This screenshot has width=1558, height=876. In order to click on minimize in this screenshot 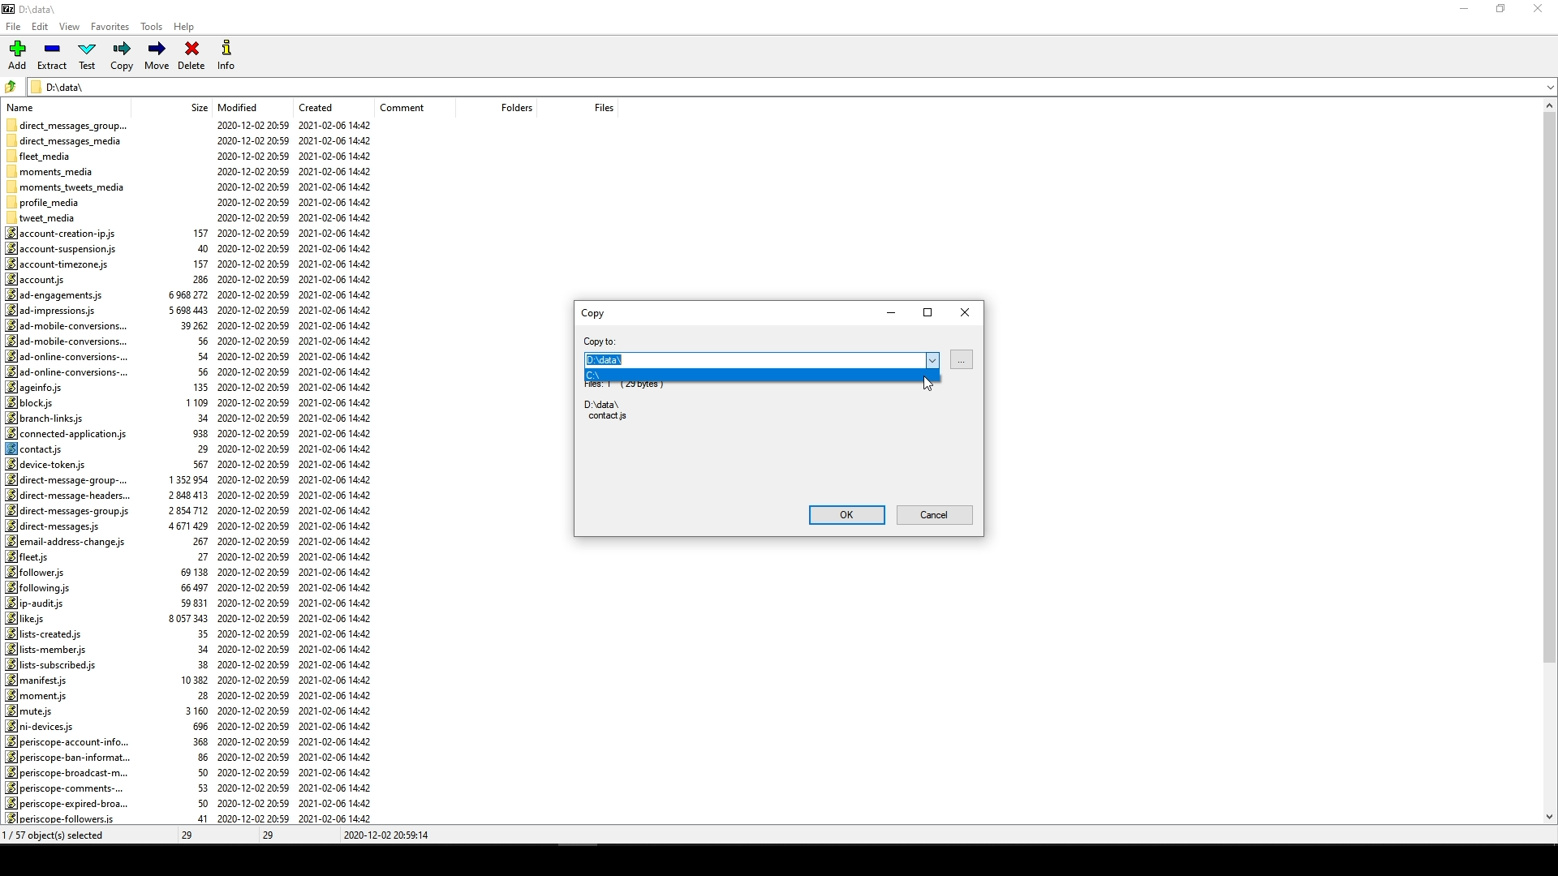, I will do `click(889, 311)`.